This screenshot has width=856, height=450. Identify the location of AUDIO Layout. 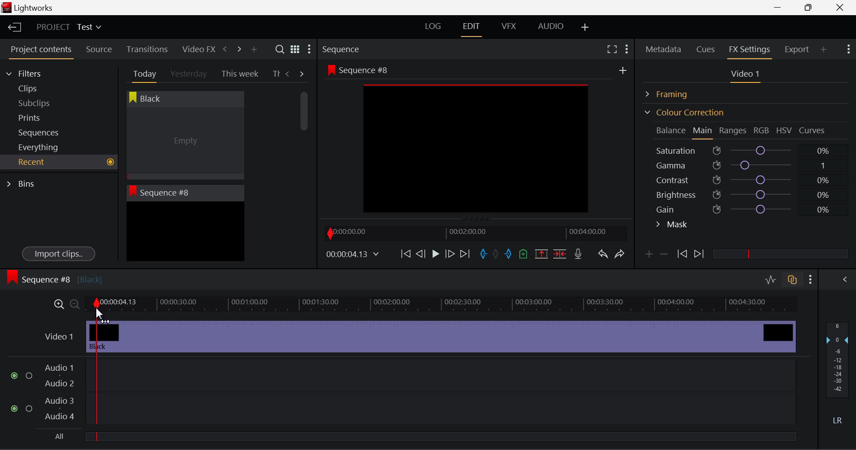
(550, 26).